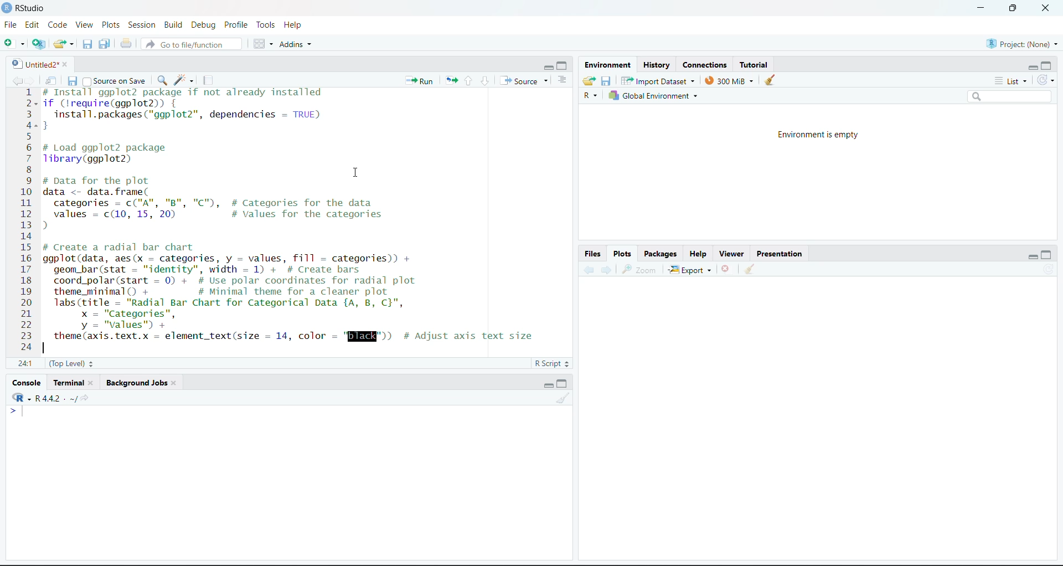 The image size is (1063, 566). What do you see at coordinates (607, 271) in the screenshot?
I see `go forward` at bounding box center [607, 271].